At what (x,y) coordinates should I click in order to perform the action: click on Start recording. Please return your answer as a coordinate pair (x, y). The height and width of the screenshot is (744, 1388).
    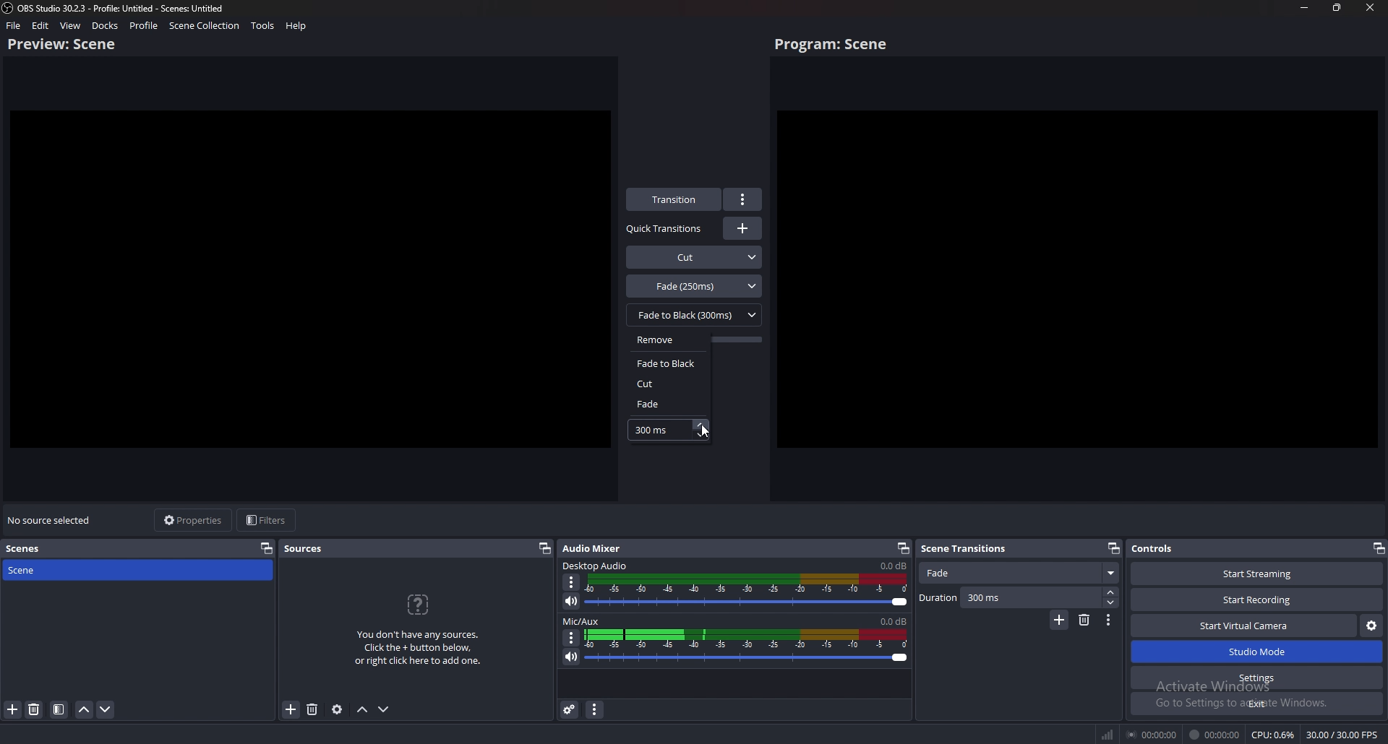
    Looking at the image, I should click on (1258, 600).